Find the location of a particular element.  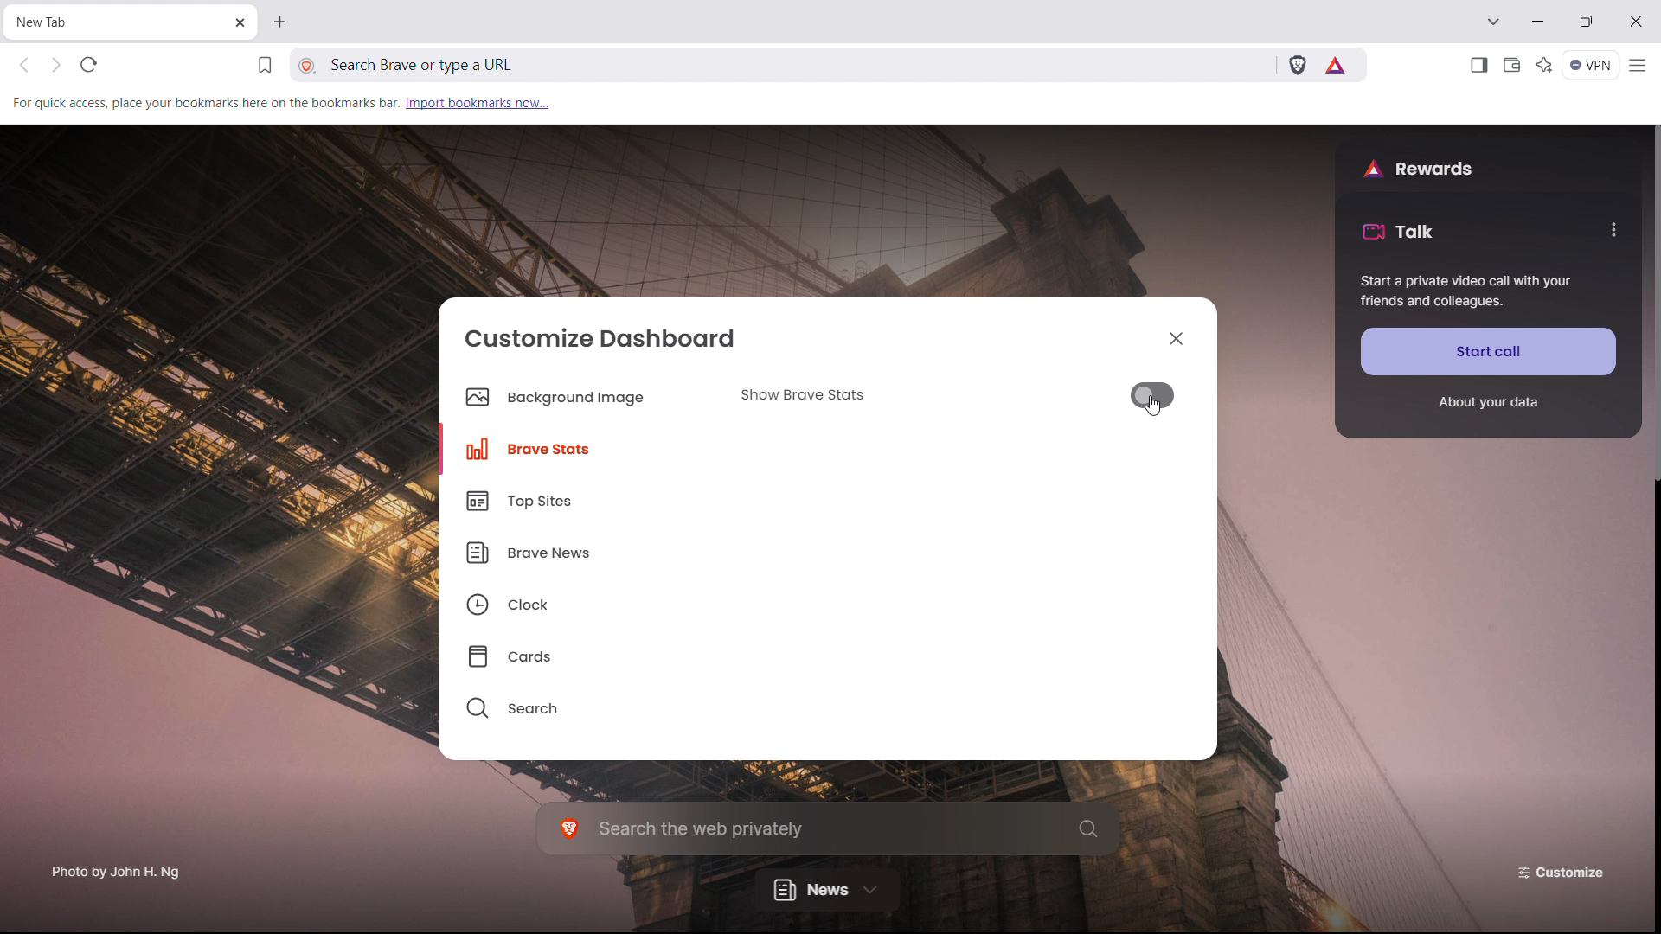

customize dashboard is located at coordinates (601, 337).